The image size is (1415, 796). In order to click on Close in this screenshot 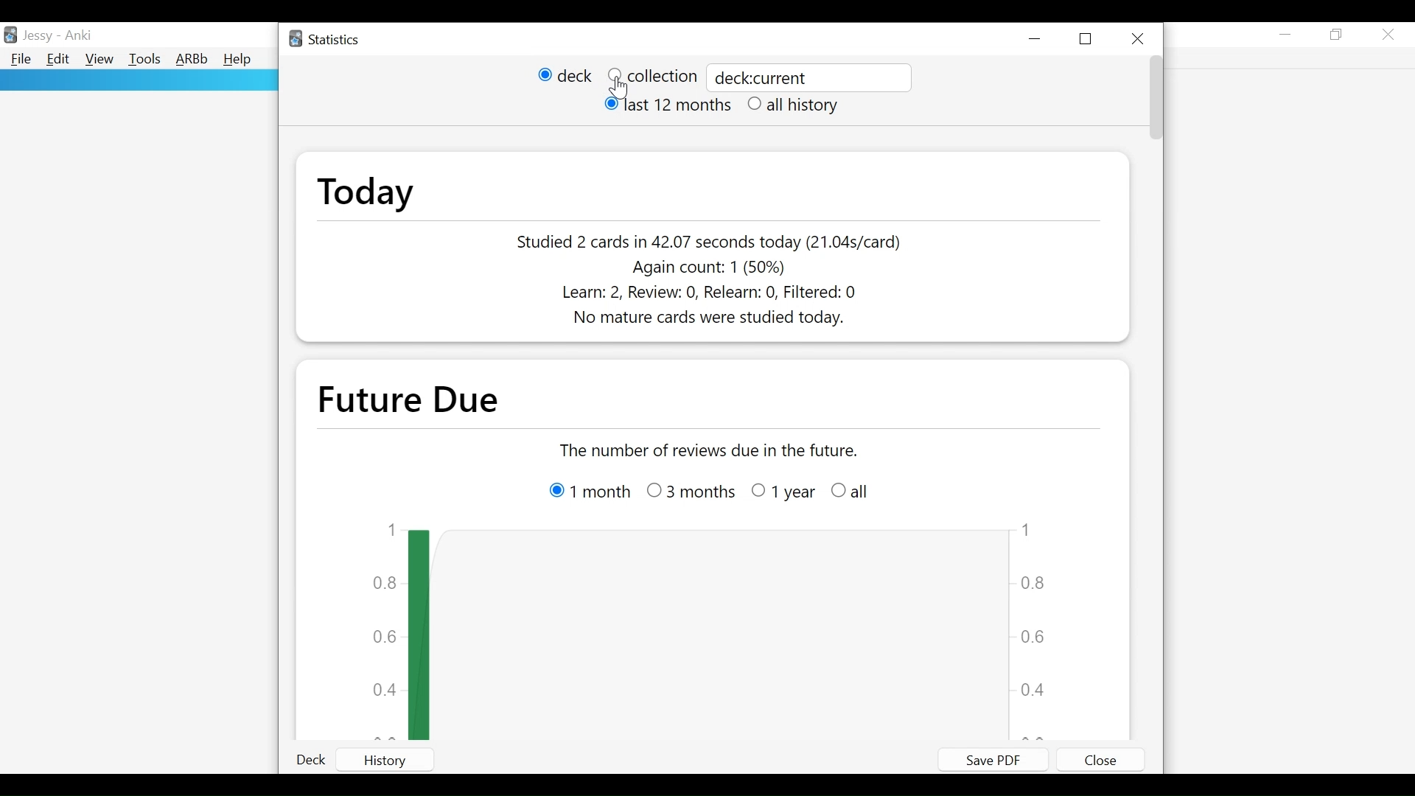, I will do `click(1100, 760)`.